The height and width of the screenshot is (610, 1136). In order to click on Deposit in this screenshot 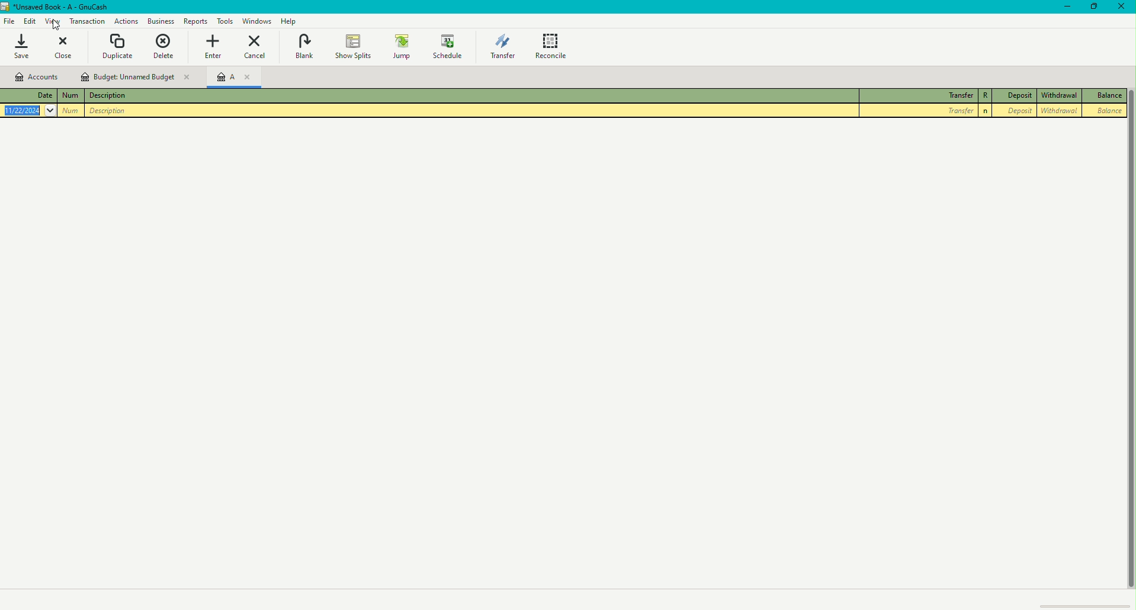, I will do `click(1019, 95)`.